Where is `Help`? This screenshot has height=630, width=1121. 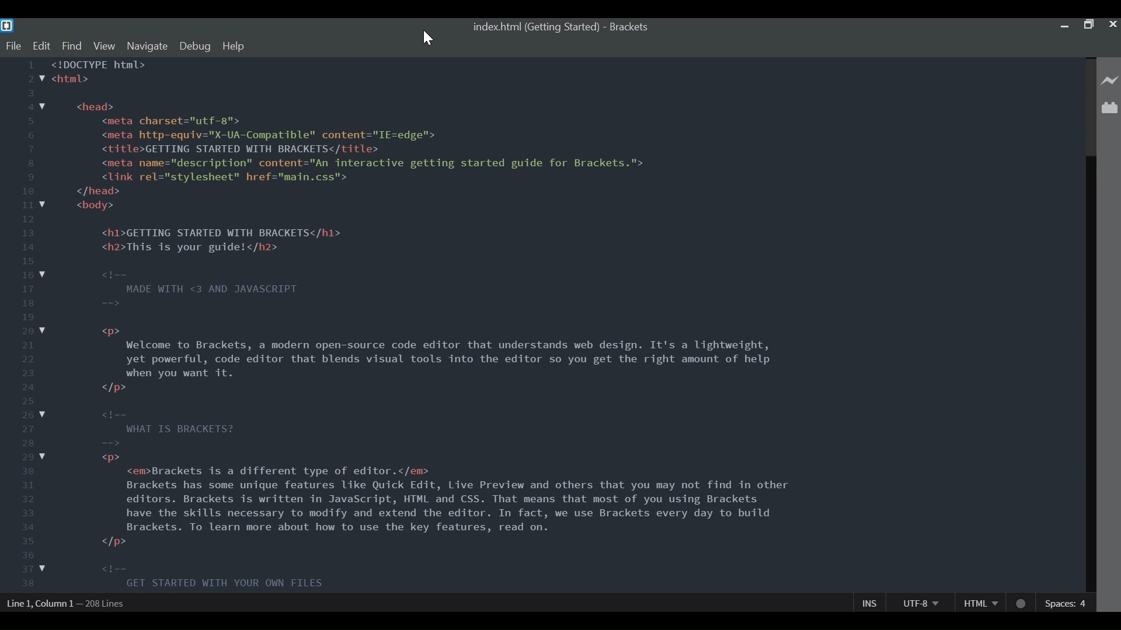
Help is located at coordinates (233, 46).